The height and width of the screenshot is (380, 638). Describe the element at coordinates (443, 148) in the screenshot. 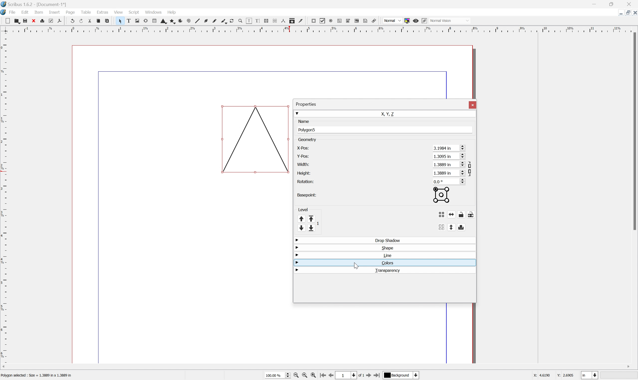

I see `3.1984 in` at that location.